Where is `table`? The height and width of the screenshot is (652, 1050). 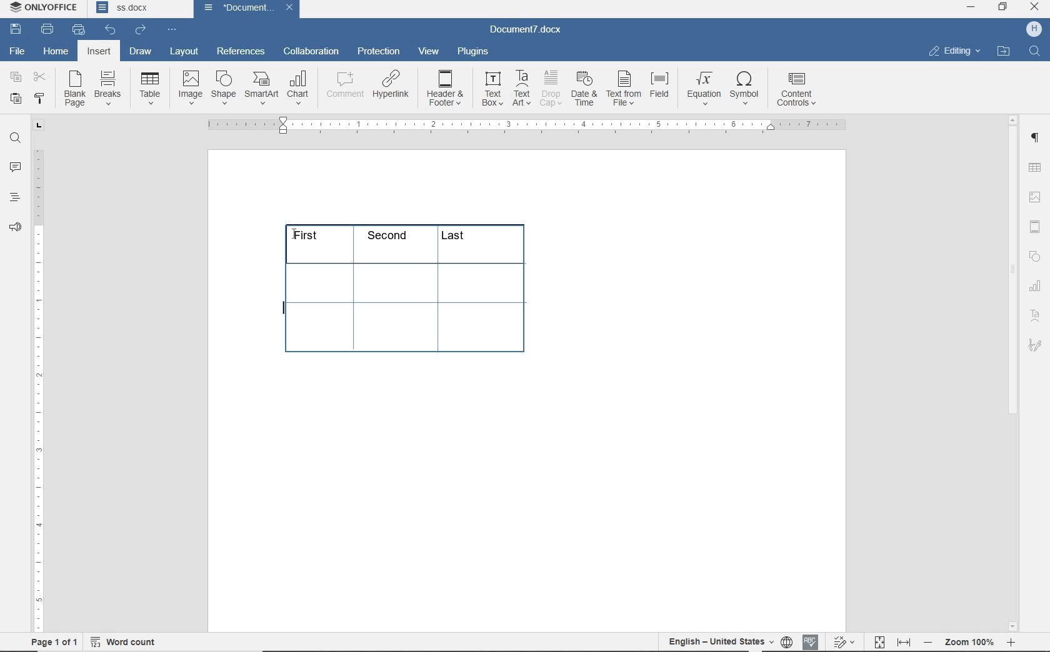 table is located at coordinates (417, 294).